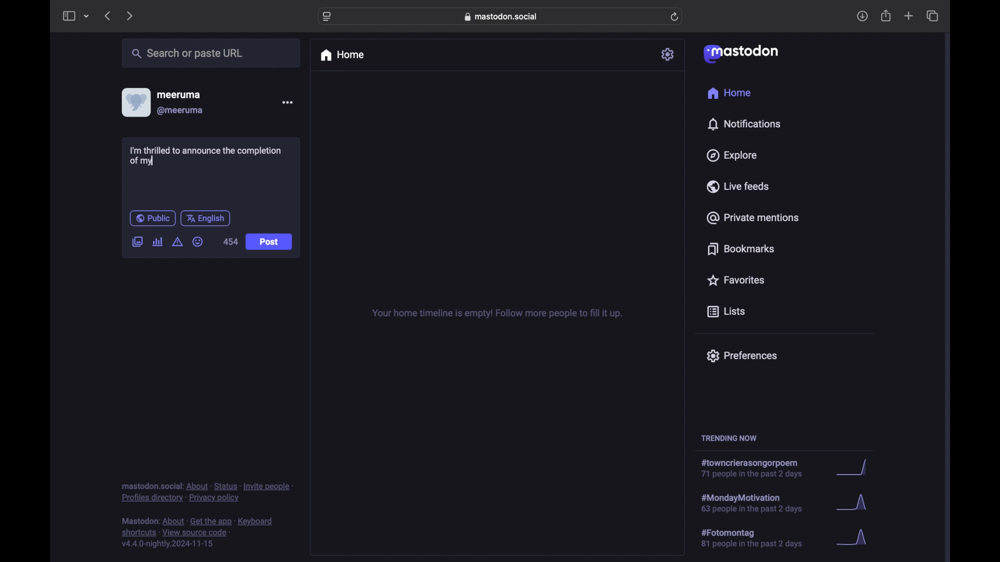 Image resolution: width=1000 pixels, height=562 pixels. I want to click on downloads, so click(862, 16).